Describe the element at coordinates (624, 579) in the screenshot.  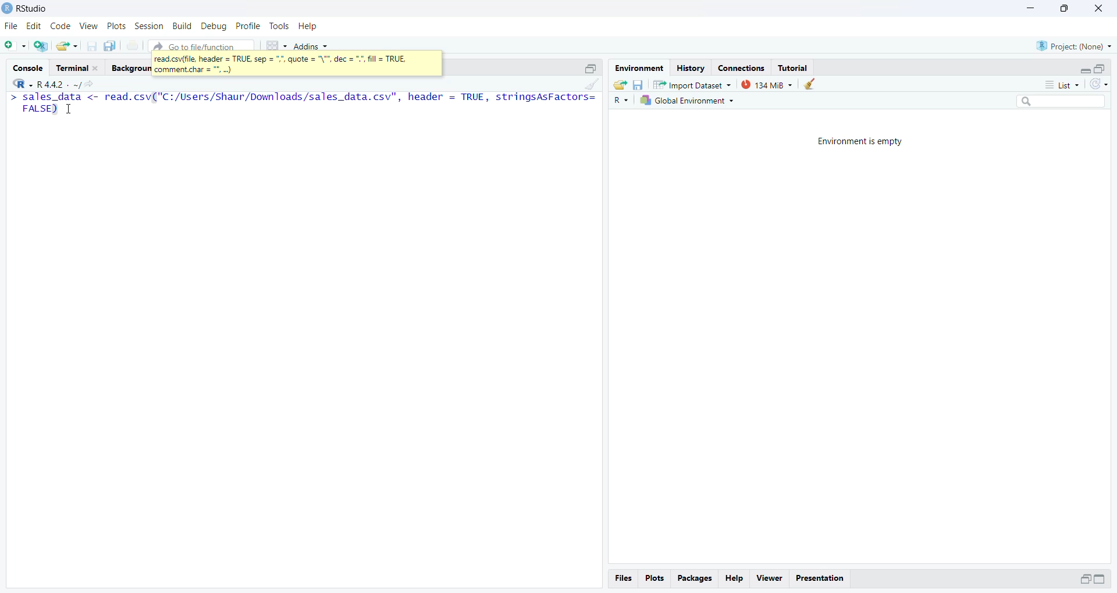
I see `files` at that location.